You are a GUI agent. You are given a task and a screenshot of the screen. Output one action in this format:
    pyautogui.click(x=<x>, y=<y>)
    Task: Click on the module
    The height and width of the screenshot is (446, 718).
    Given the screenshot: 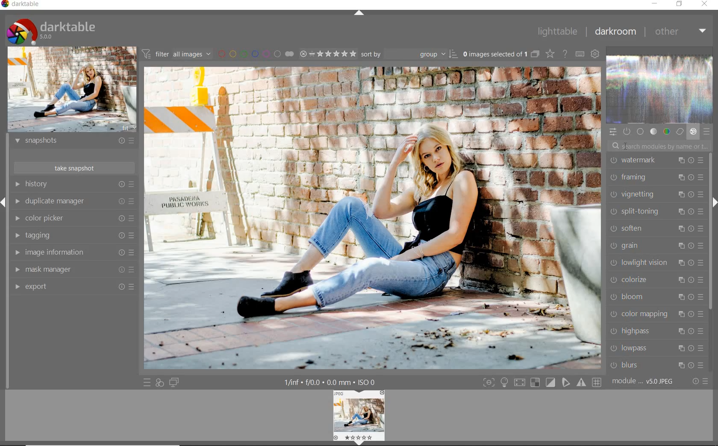 What is the action you would take?
    pyautogui.click(x=642, y=381)
    